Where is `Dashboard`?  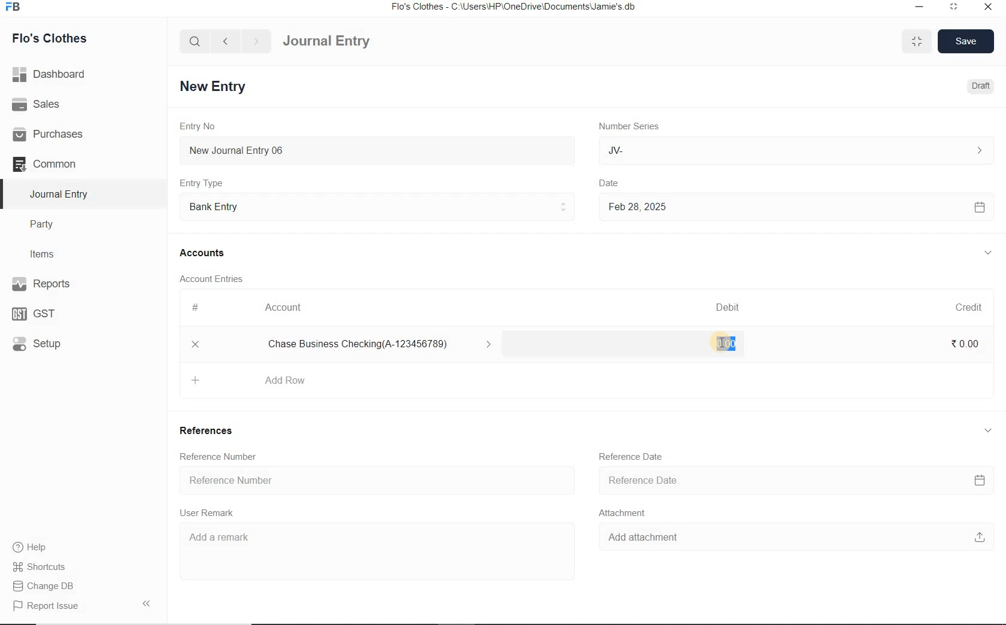
Dashboard is located at coordinates (53, 73).